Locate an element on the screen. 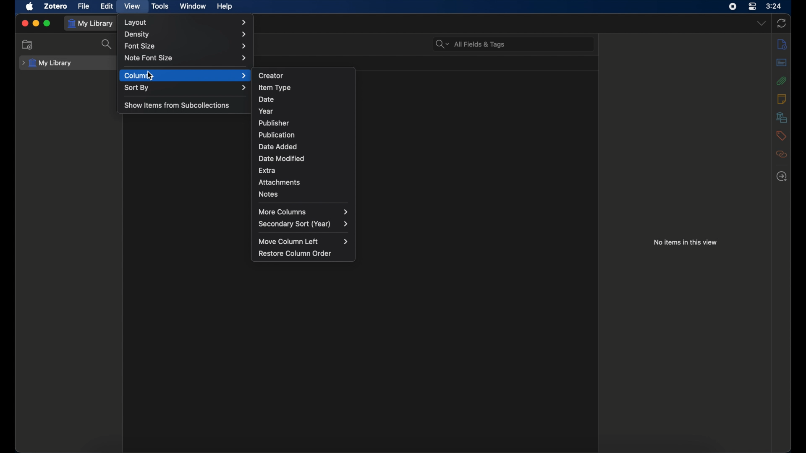 This screenshot has height=453, width=806. maximize is located at coordinates (48, 23).